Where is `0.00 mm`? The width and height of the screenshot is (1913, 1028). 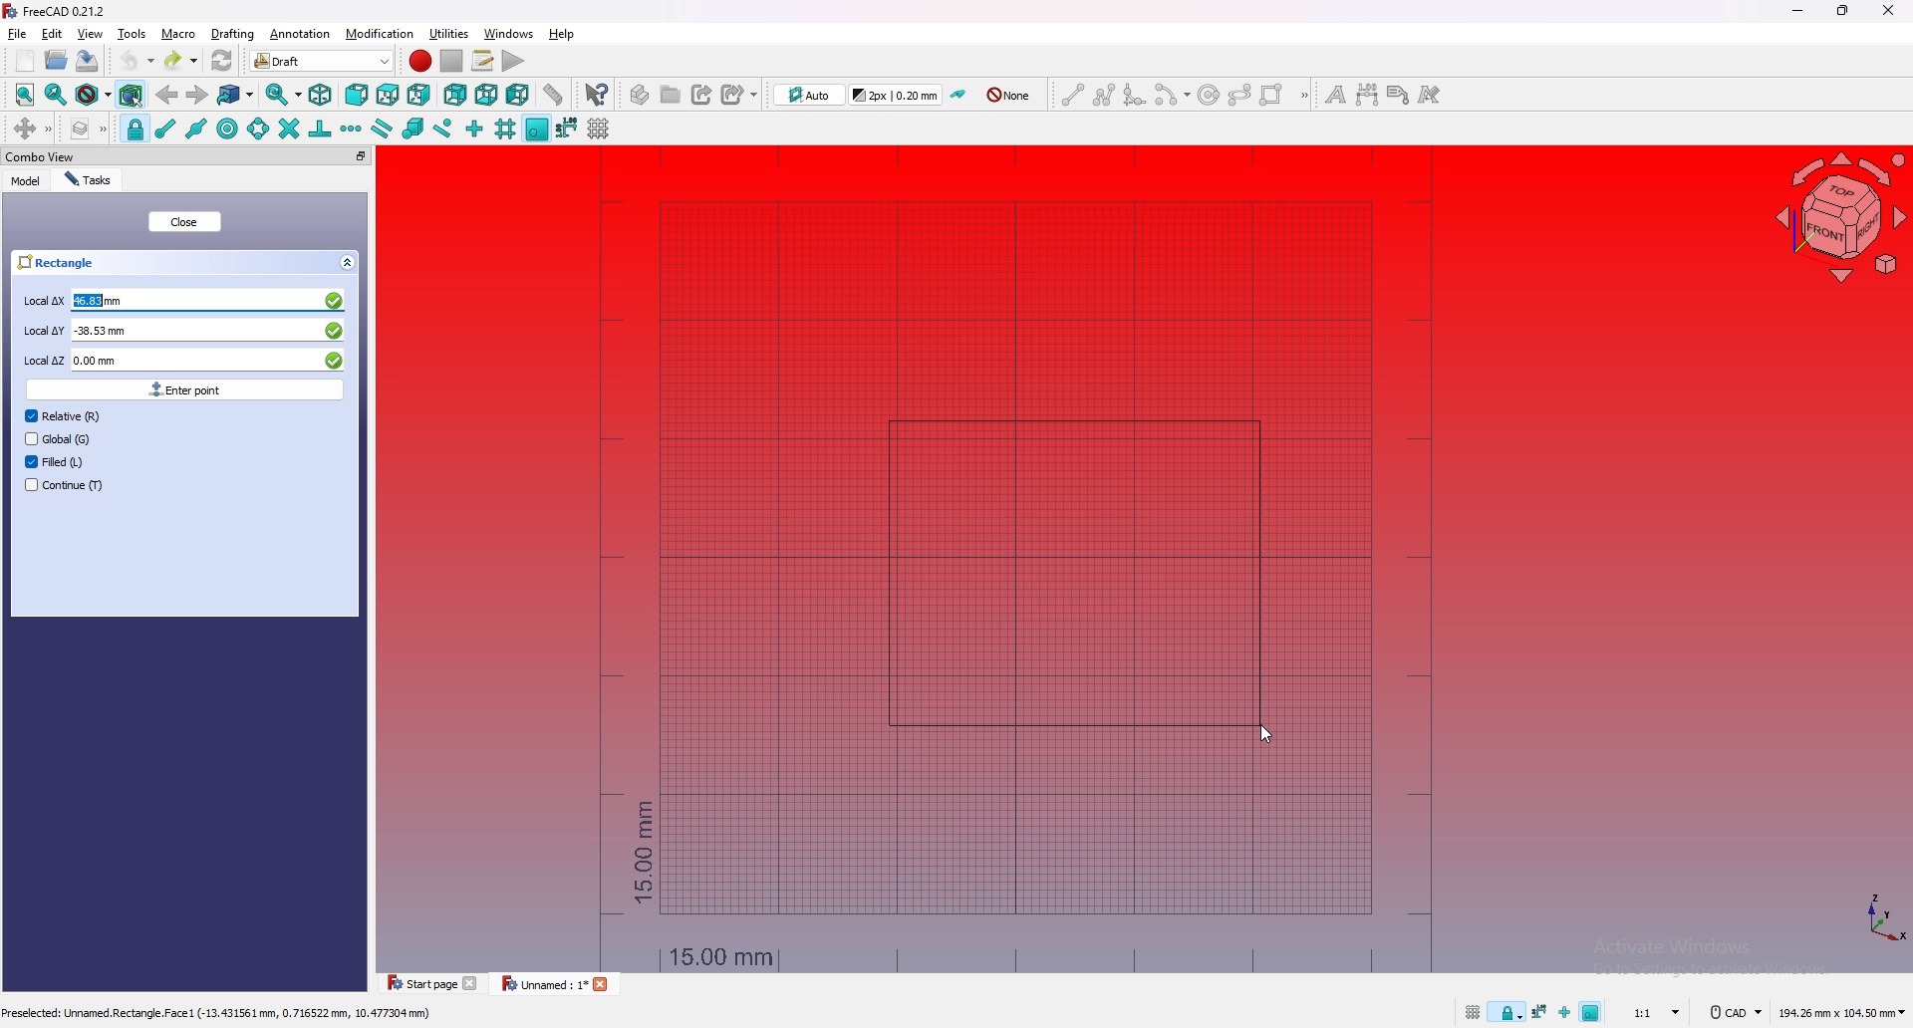 0.00 mm is located at coordinates (208, 359).